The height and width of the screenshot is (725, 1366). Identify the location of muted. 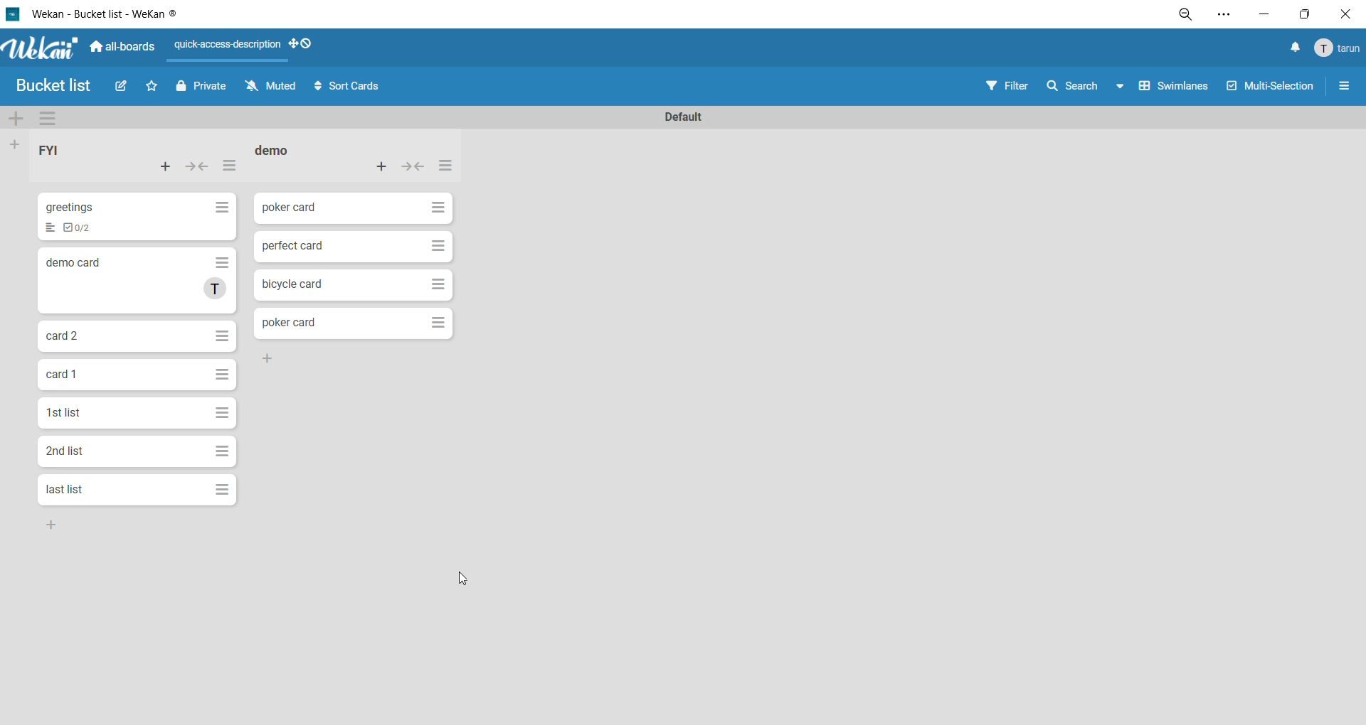
(272, 89).